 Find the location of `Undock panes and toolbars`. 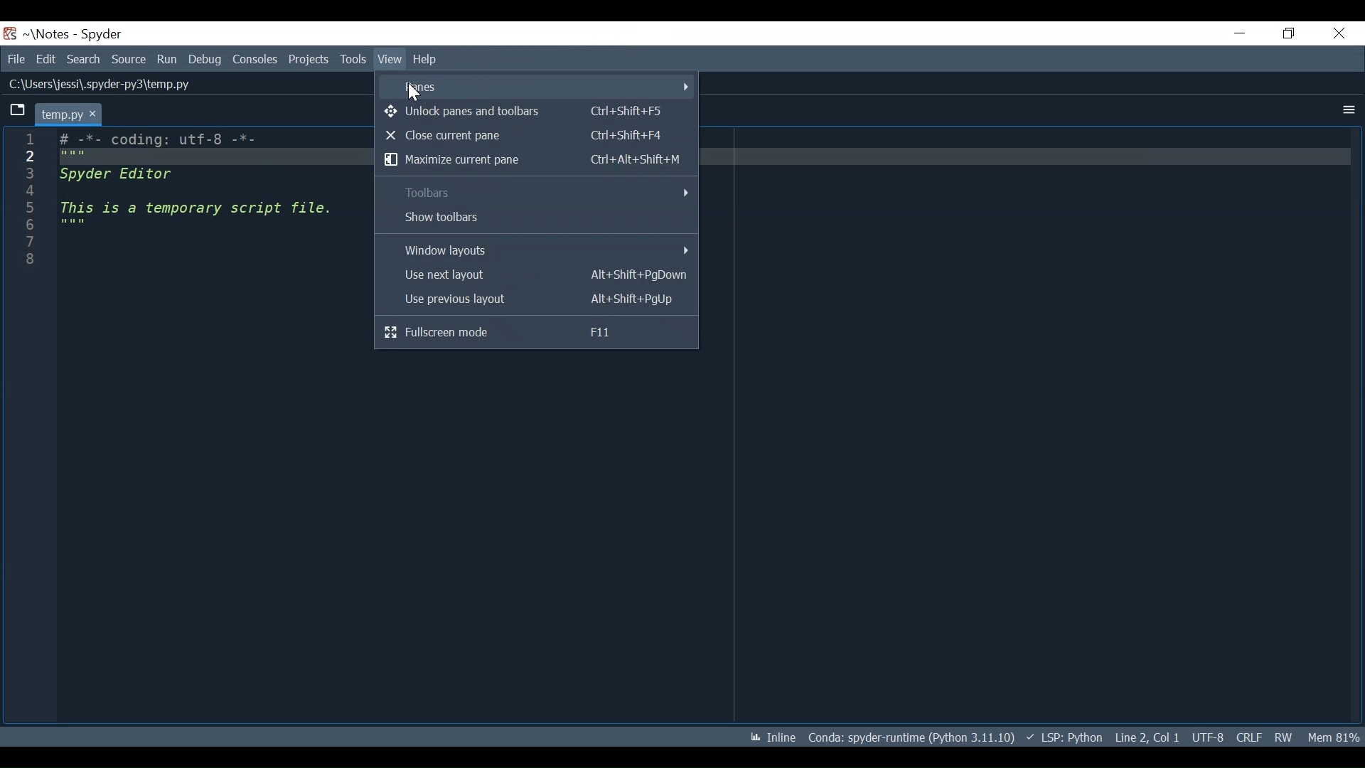

Undock panes and toolbars is located at coordinates (535, 113).